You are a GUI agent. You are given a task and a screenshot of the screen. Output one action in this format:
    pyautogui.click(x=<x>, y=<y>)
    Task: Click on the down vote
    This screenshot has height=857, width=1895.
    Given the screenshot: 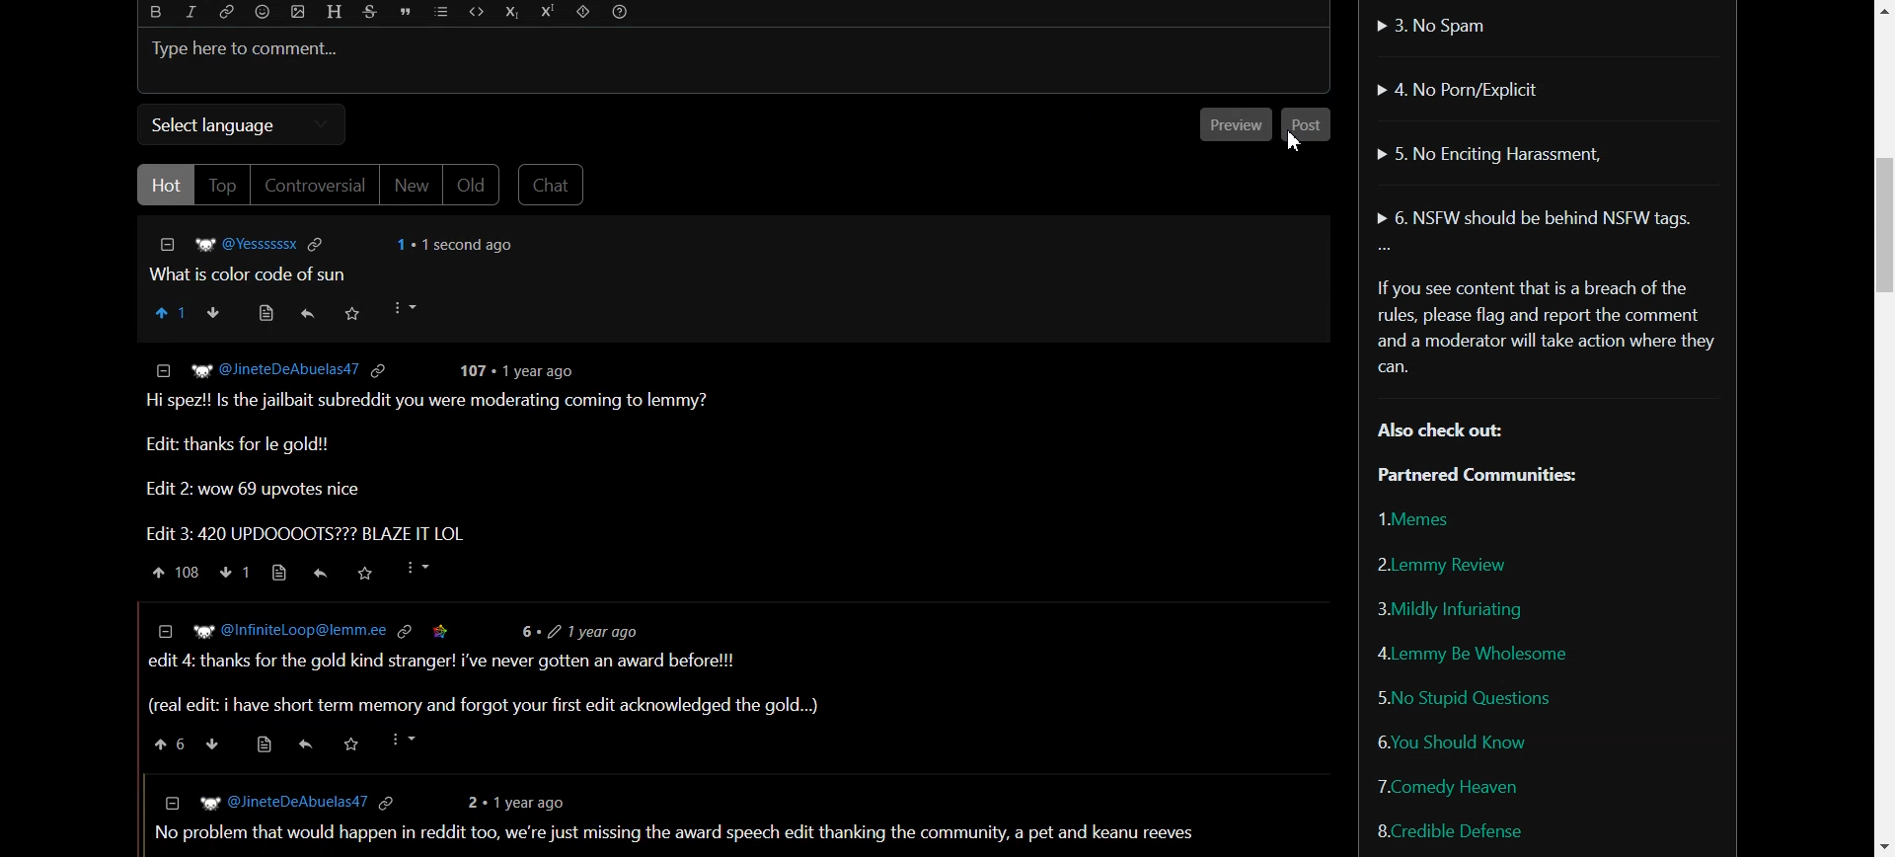 What is the action you would take?
    pyautogui.click(x=218, y=743)
    